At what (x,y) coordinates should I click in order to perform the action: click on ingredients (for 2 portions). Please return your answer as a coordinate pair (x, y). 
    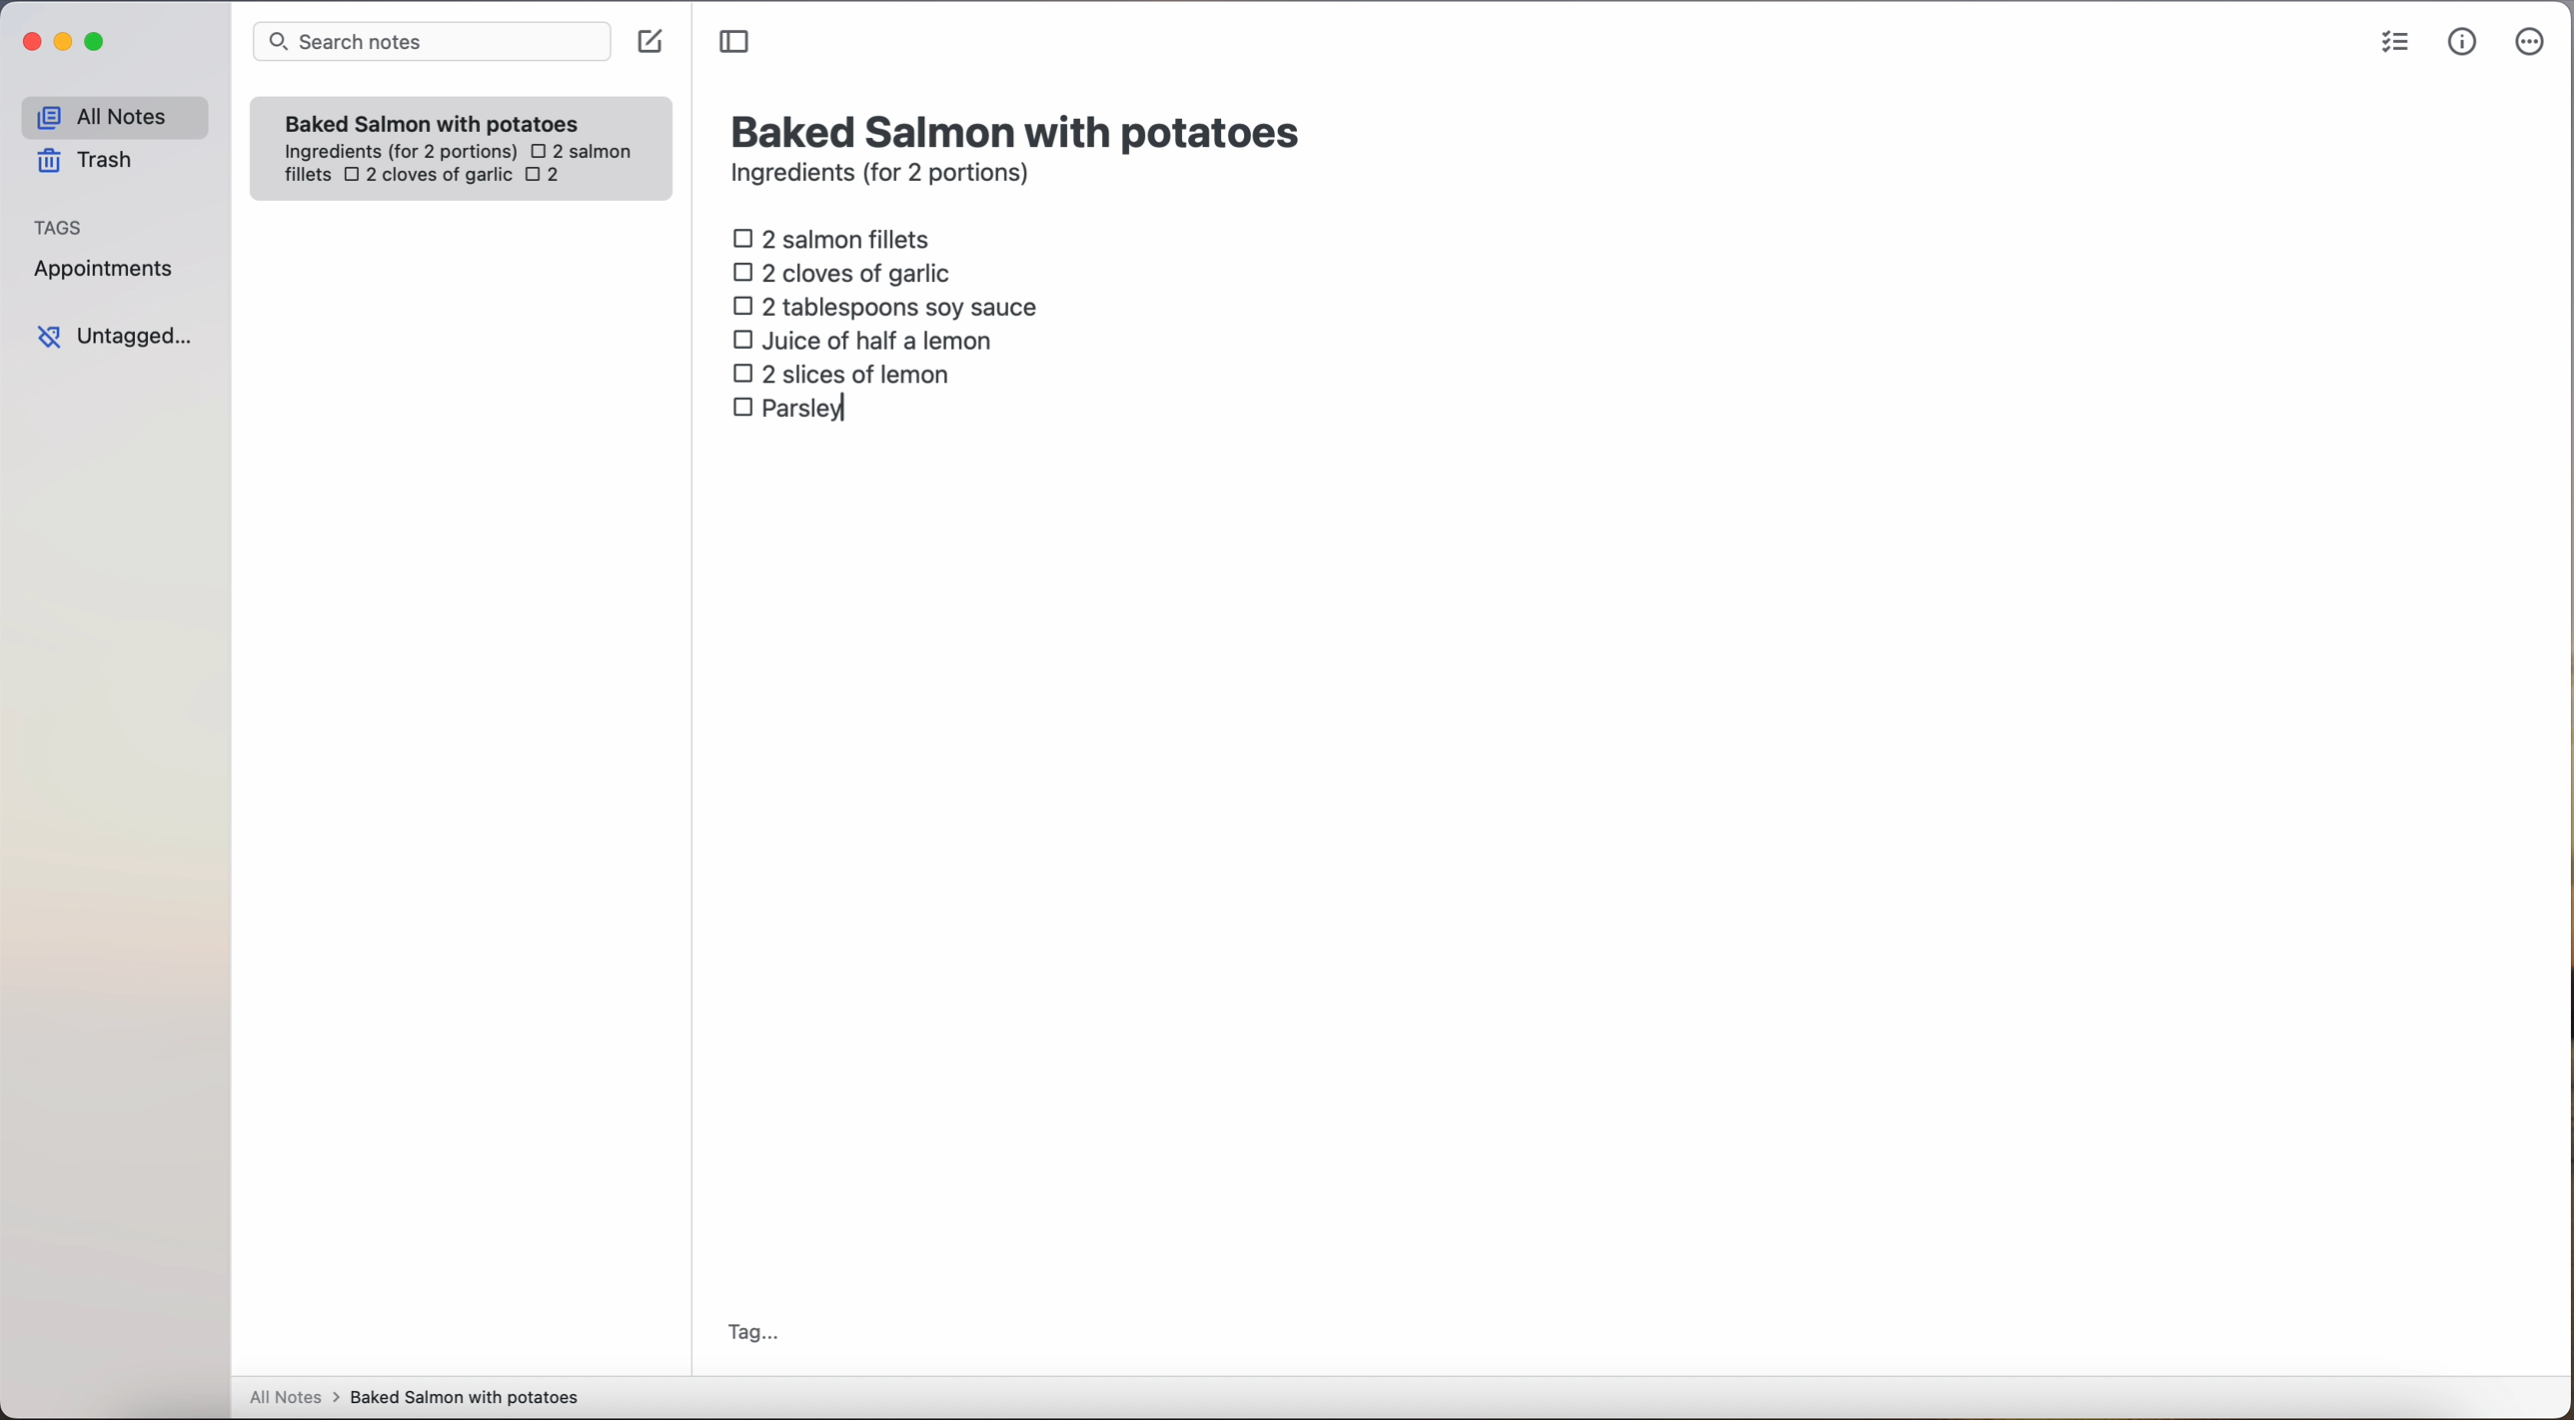
    Looking at the image, I should click on (886, 176).